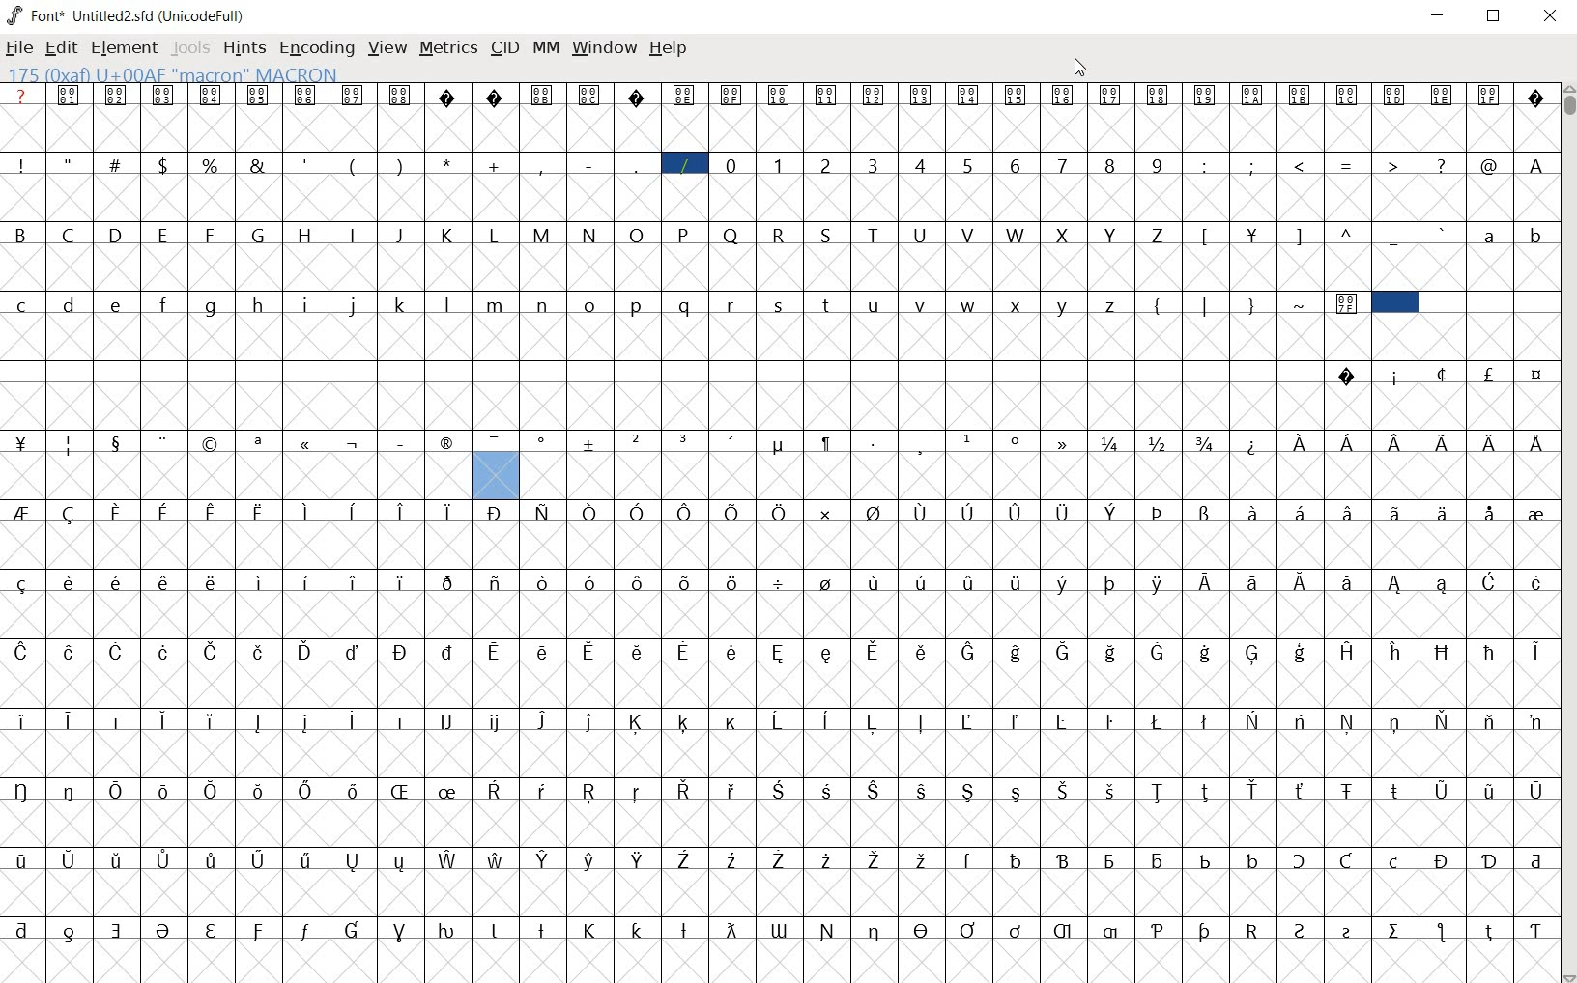 Image resolution: width=1577 pixels, height=983 pixels. What do you see at coordinates (450, 790) in the screenshot?
I see `Symbol` at bounding box center [450, 790].